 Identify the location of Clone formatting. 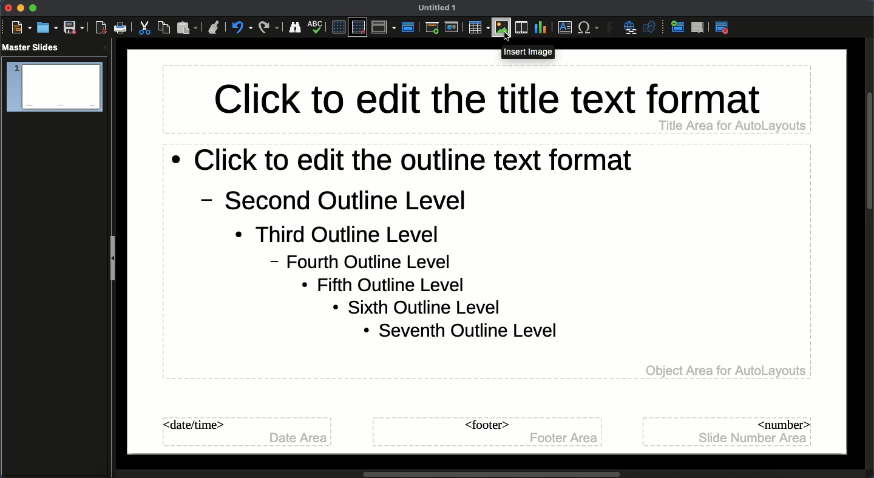
(215, 28).